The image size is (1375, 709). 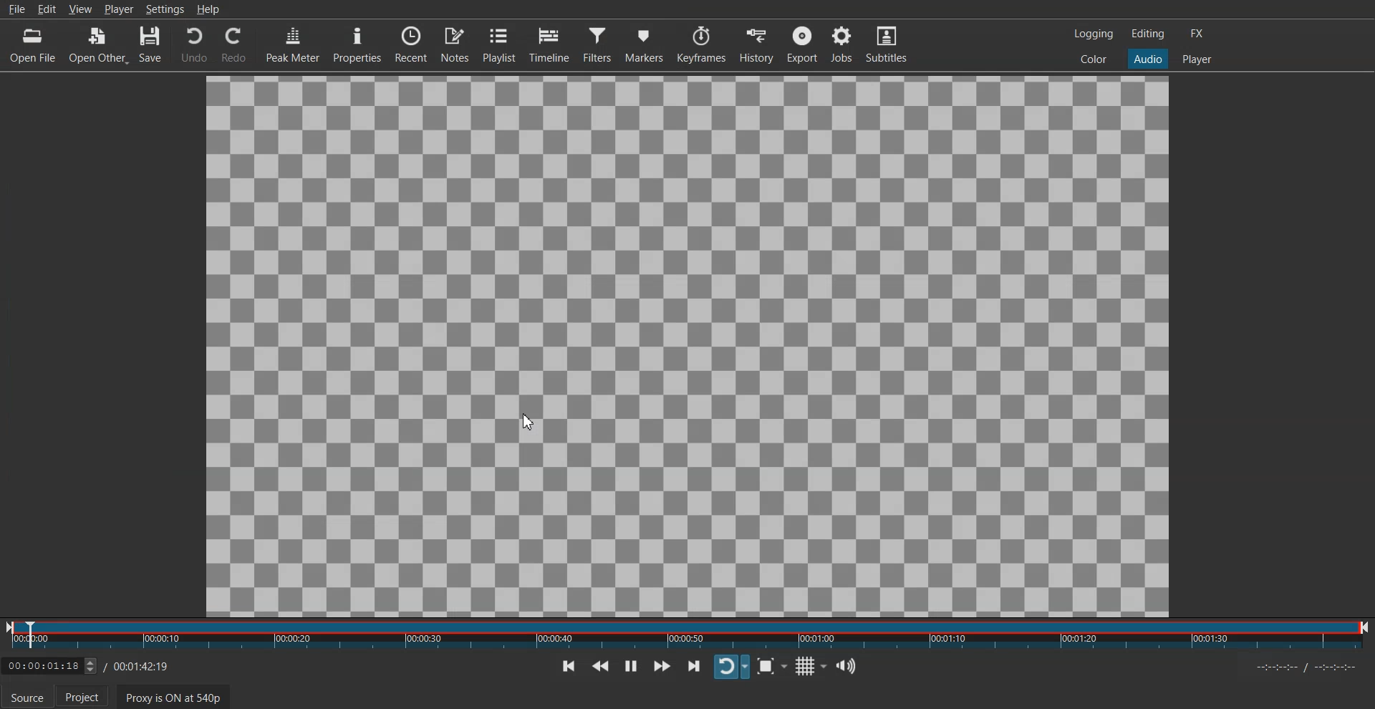 I want to click on Help, so click(x=208, y=9).